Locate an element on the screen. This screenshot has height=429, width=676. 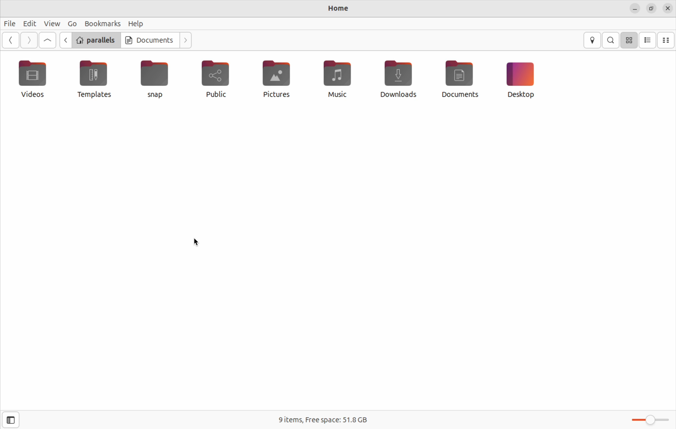
parallels is located at coordinates (96, 39).